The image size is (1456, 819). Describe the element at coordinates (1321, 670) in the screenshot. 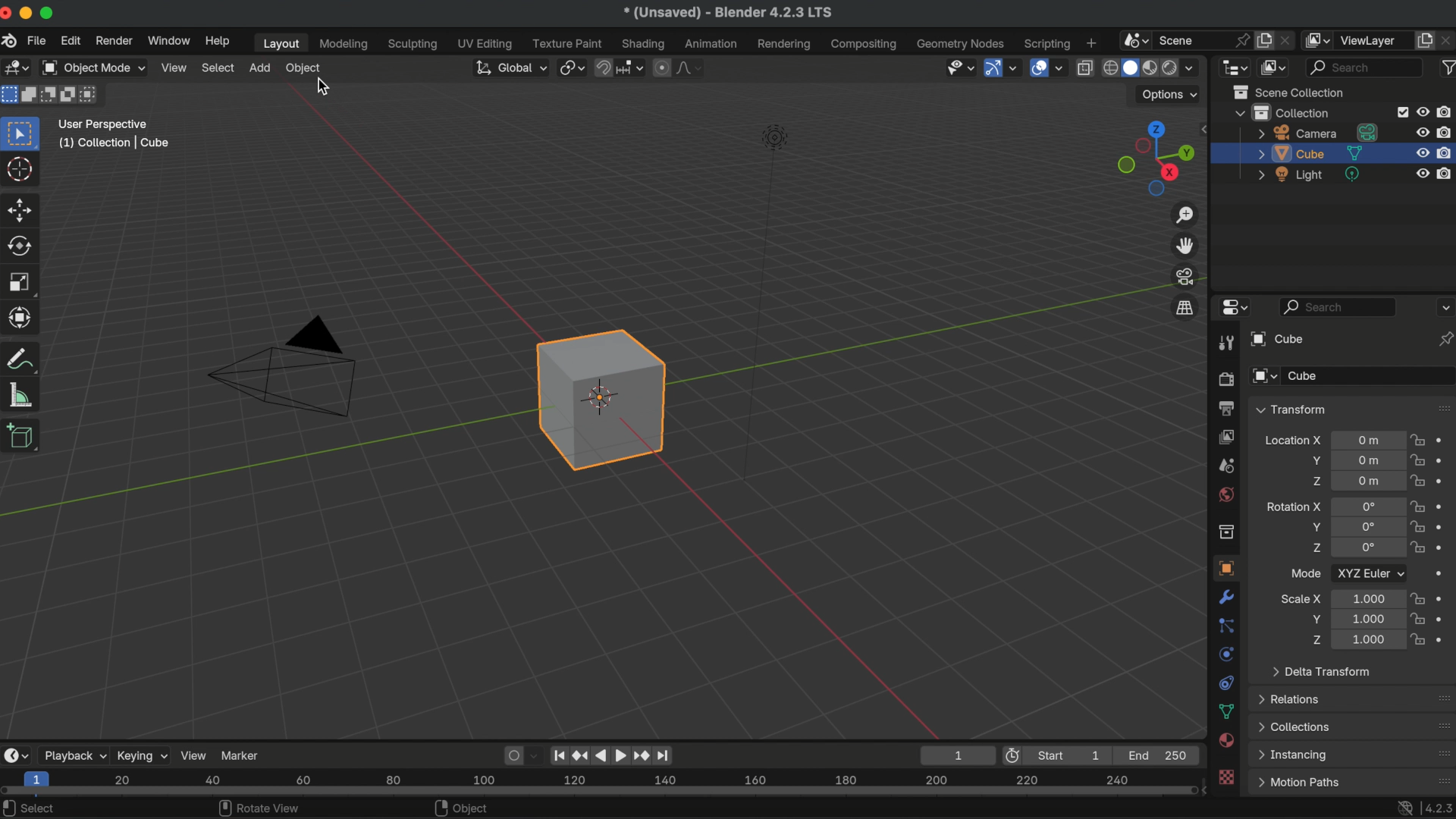

I see `delta transform` at that location.